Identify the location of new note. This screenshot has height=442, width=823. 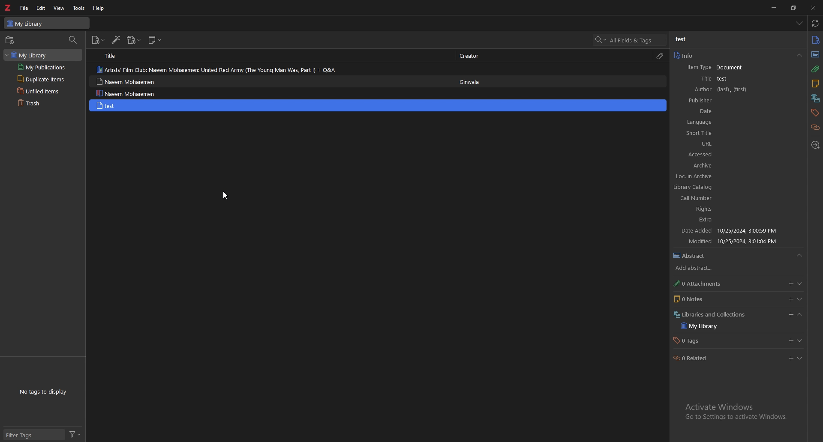
(156, 40).